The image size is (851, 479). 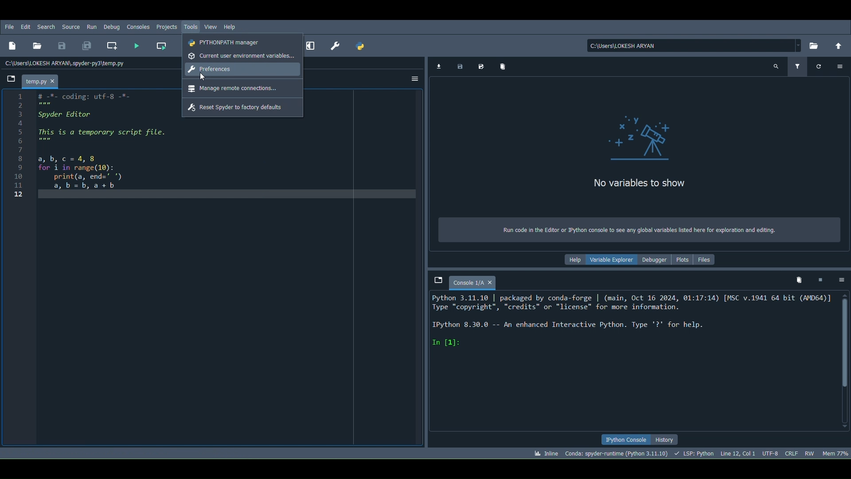 I want to click on IPython console, so click(x=627, y=439).